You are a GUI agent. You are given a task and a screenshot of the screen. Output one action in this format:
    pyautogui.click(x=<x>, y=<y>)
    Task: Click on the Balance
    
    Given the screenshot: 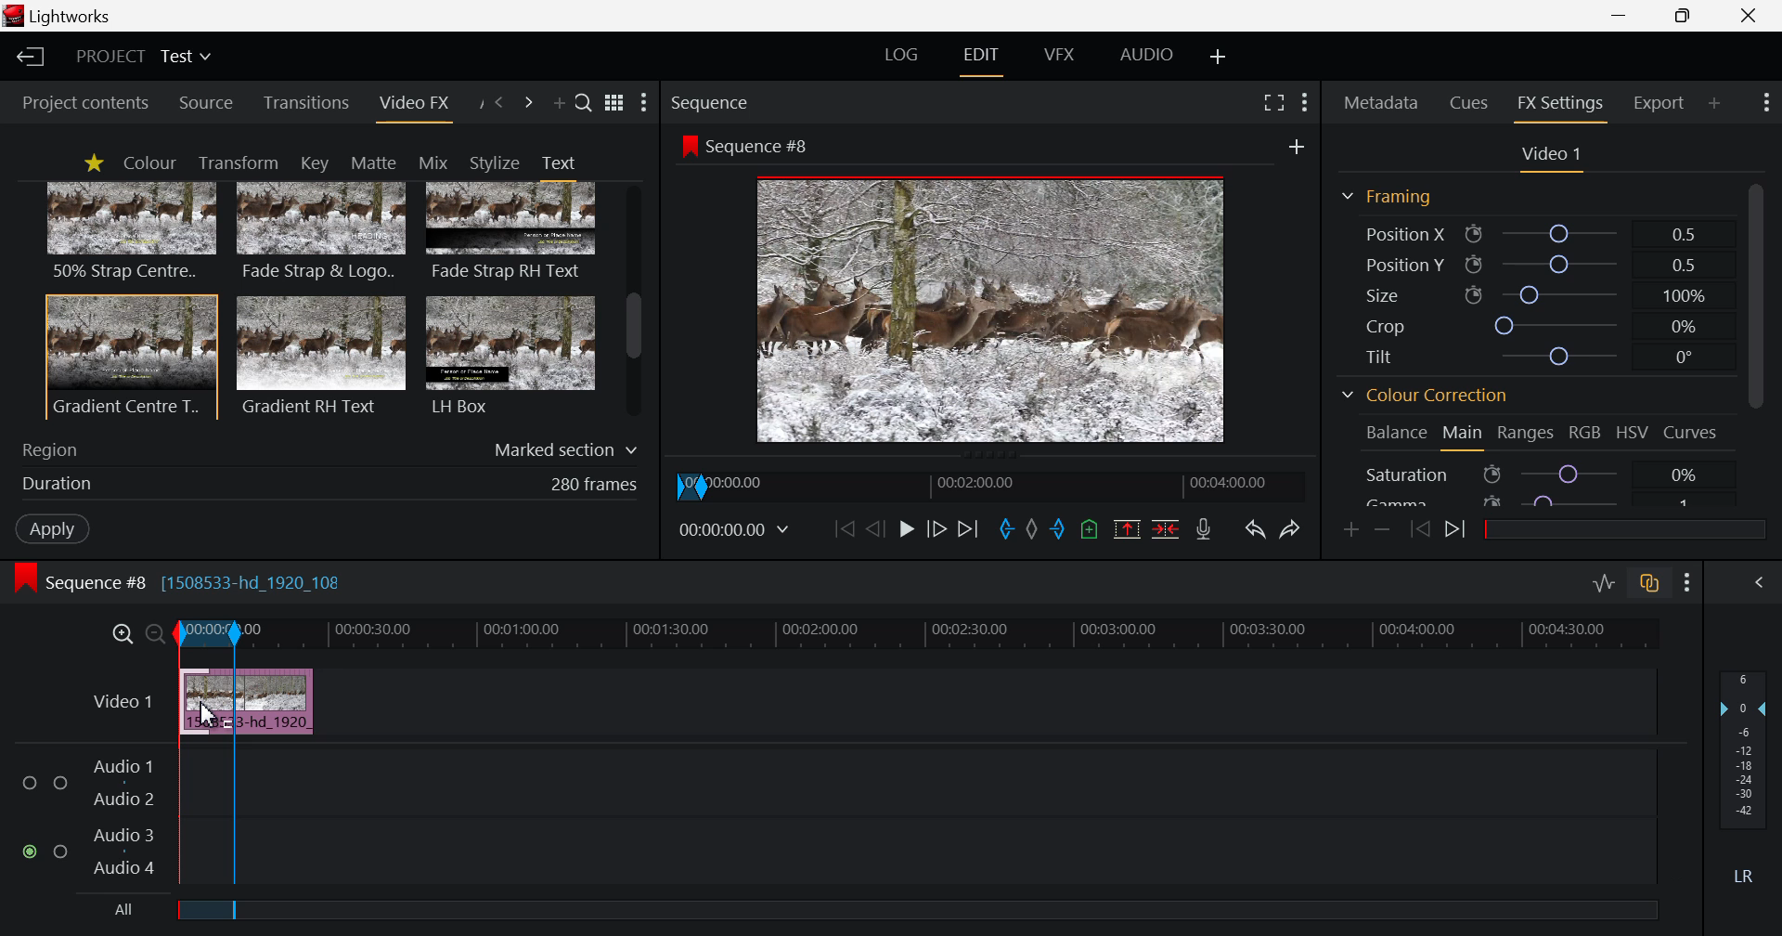 What is the action you would take?
    pyautogui.click(x=1396, y=432)
    